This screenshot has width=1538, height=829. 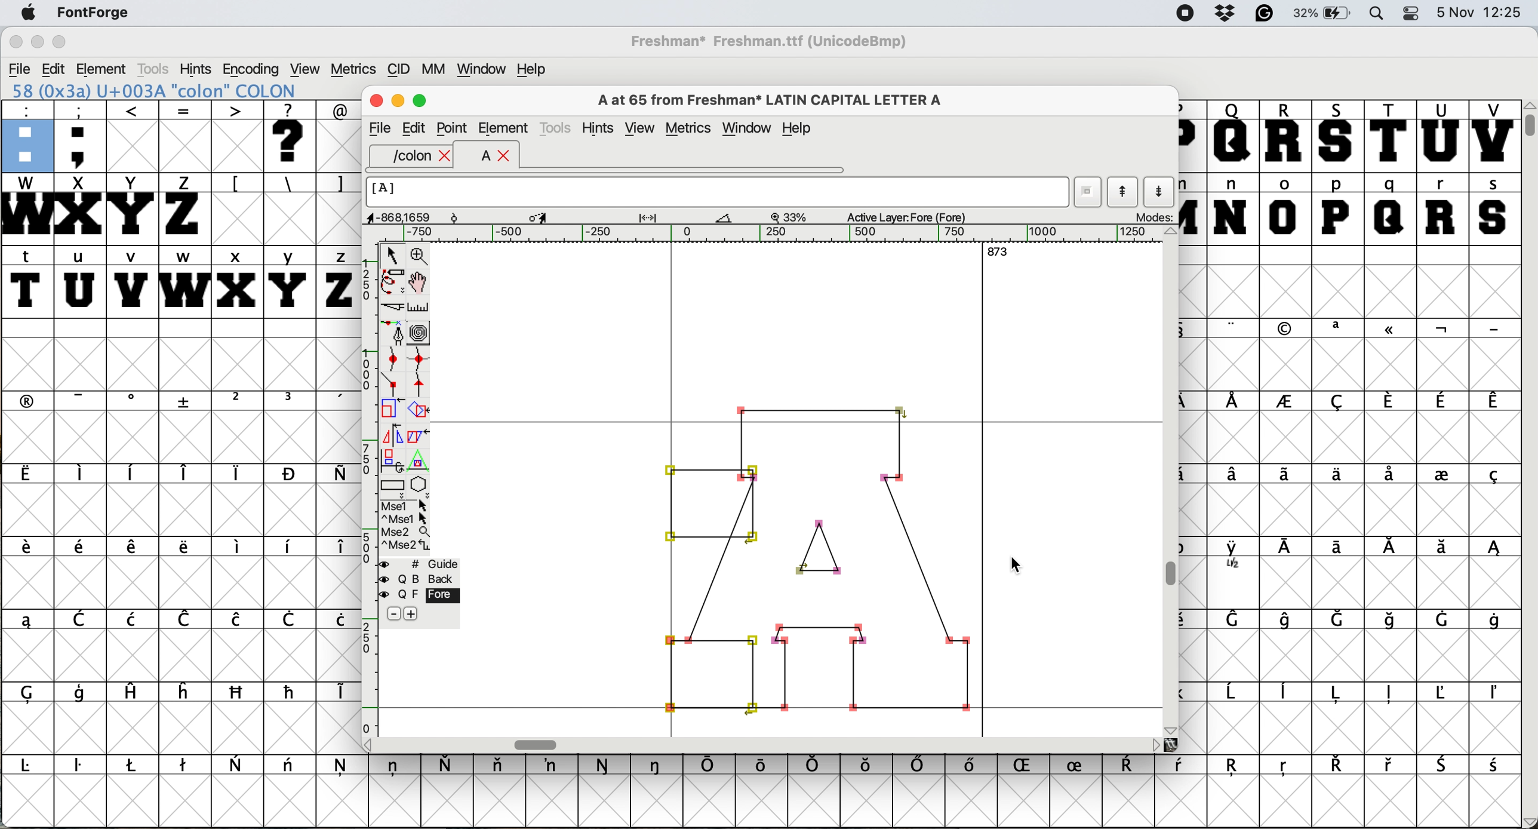 What do you see at coordinates (1081, 763) in the screenshot?
I see `symbol` at bounding box center [1081, 763].